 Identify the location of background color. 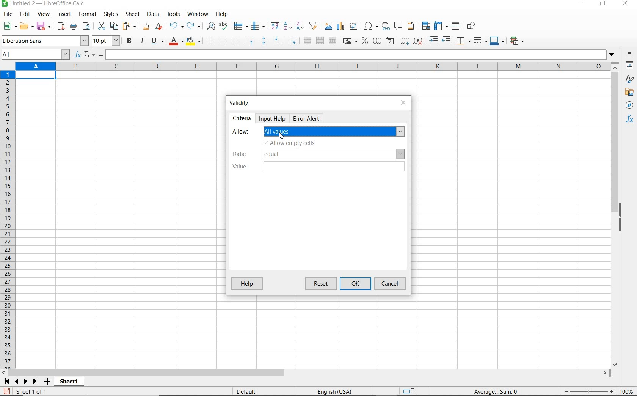
(193, 42).